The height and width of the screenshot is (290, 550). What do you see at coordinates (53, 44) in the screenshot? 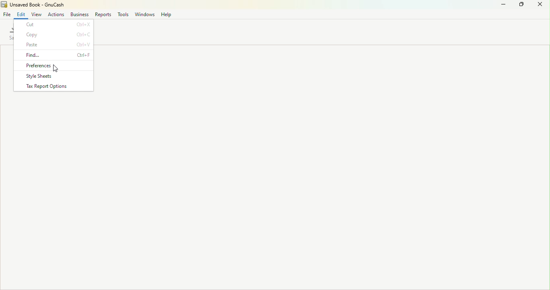
I see `Paste Ctrl+V` at bounding box center [53, 44].